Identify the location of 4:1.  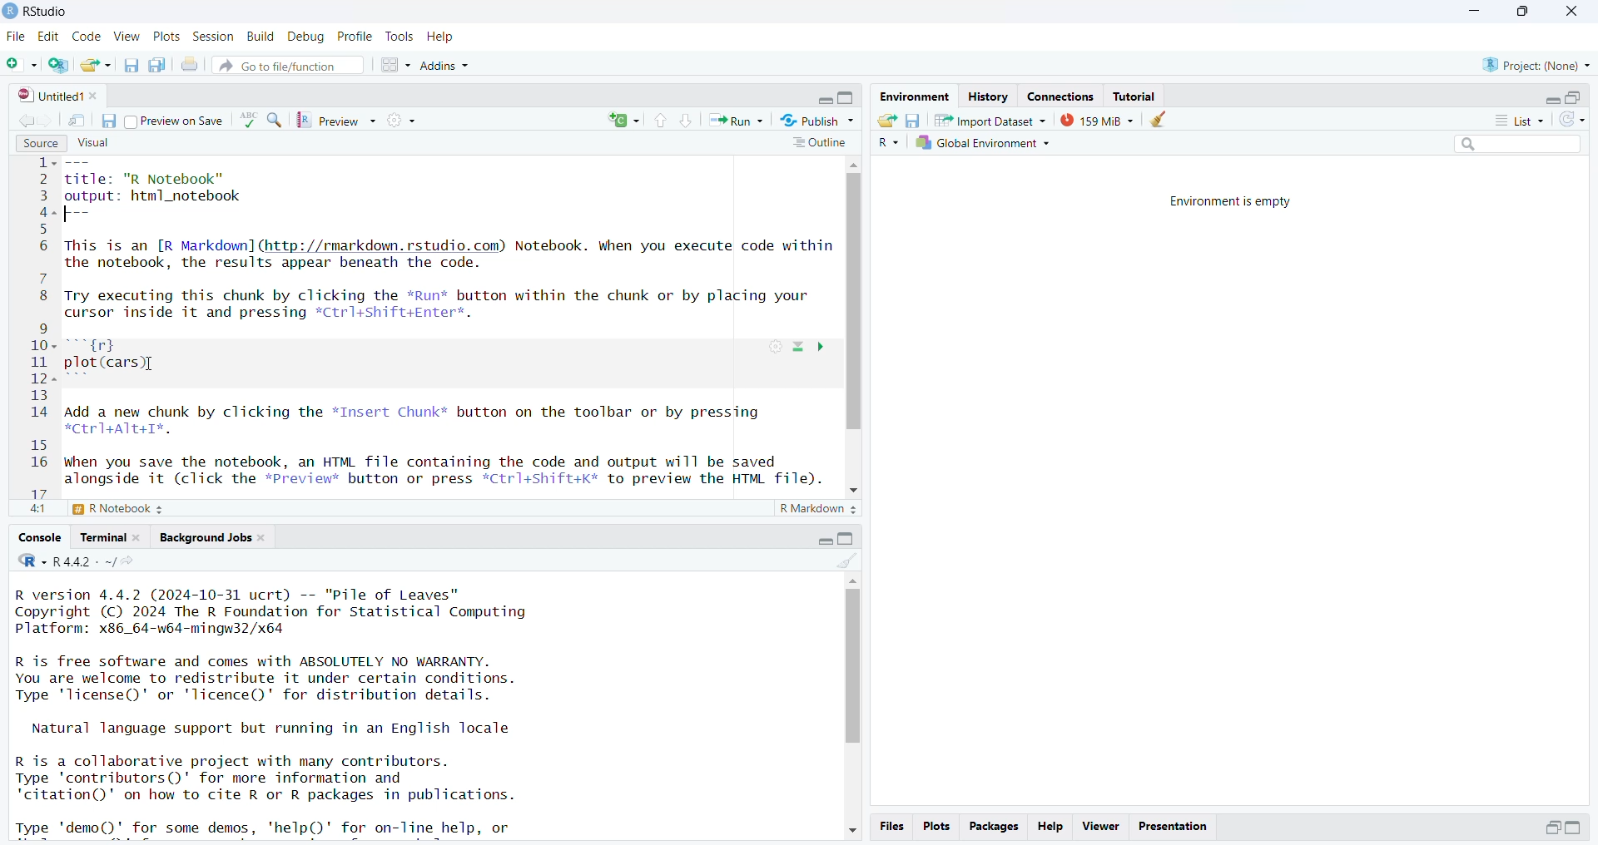
(37, 510).